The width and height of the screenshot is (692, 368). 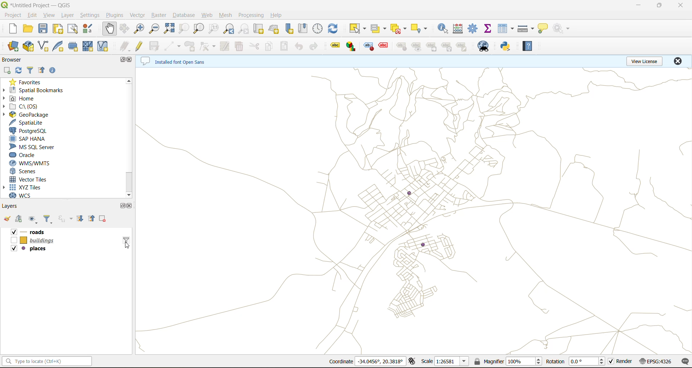 What do you see at coordinates (10, 45) in the screenshot?
I see `open datasource manager` at bounding box center [10, 45].